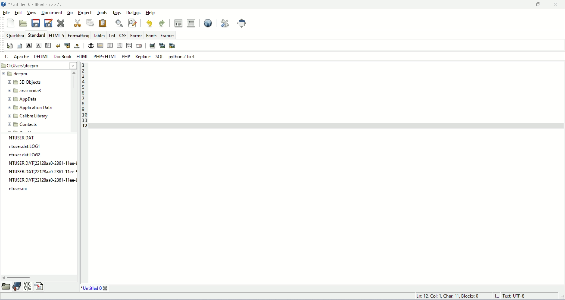 This screenshot has height=300, width=565. Describe the element at coordinates (23, 23) in the screenshot. I see `open file` at that location.